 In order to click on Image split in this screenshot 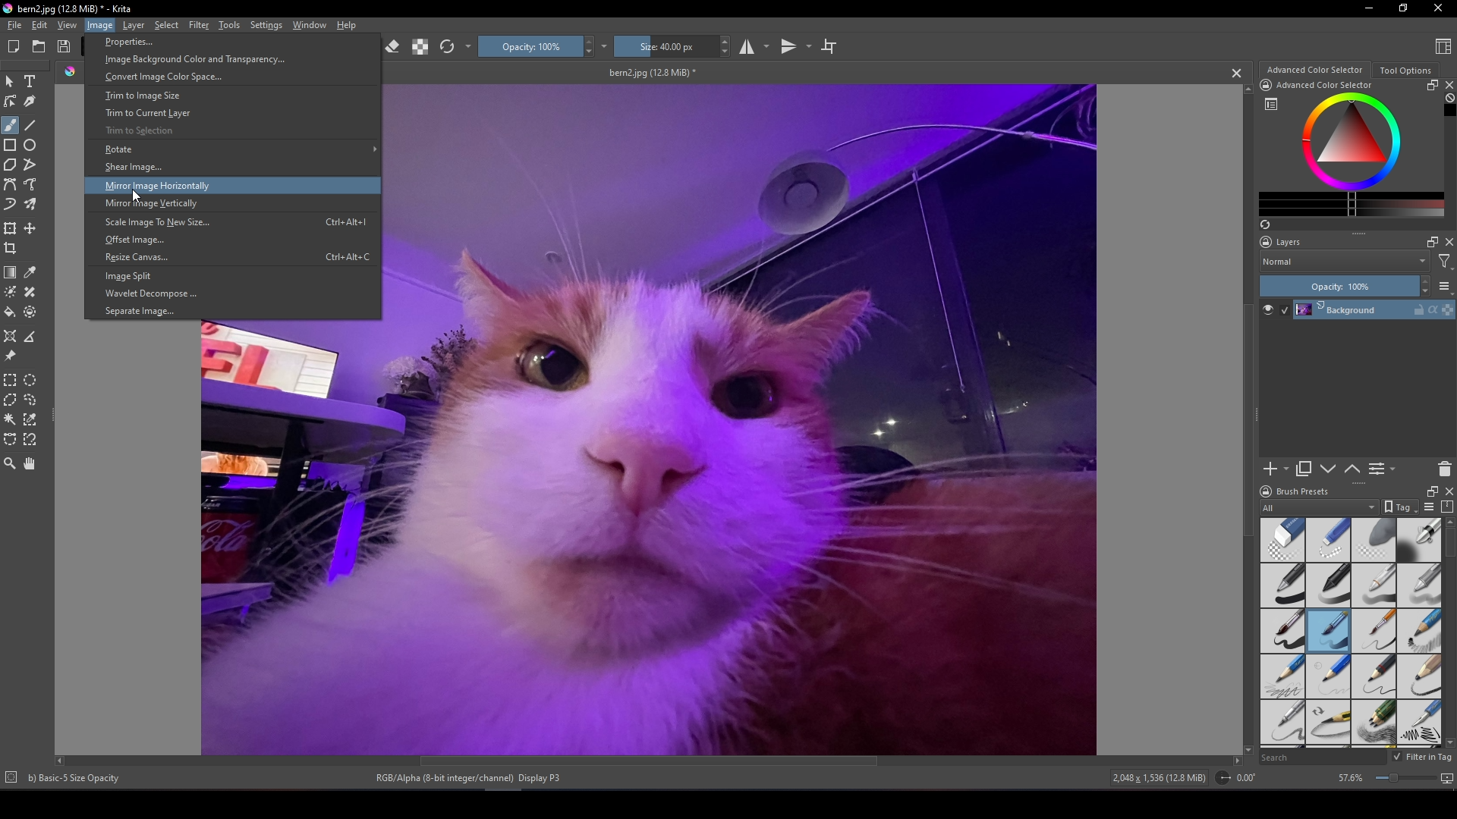, I will do `click(234, 275)`.